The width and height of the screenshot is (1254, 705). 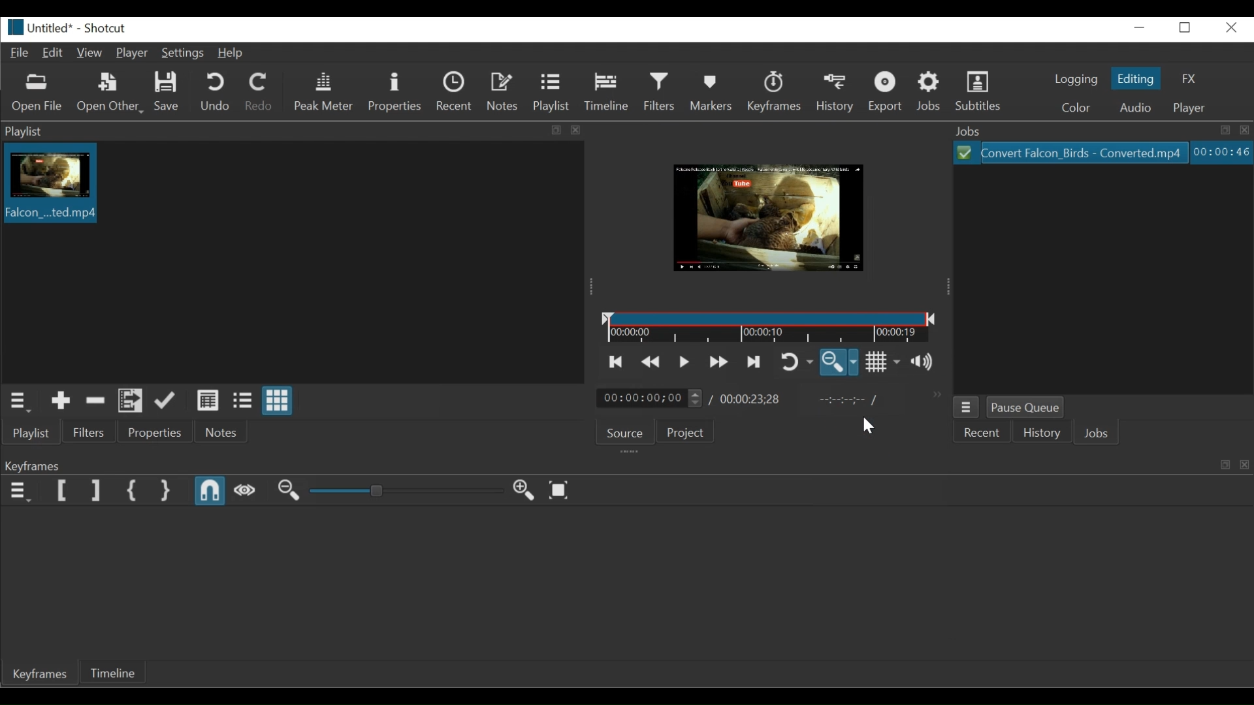 What do you see at coordinates (278, 401) in the screenshot?
I see `View as icons` at bounding box center [278, 401].